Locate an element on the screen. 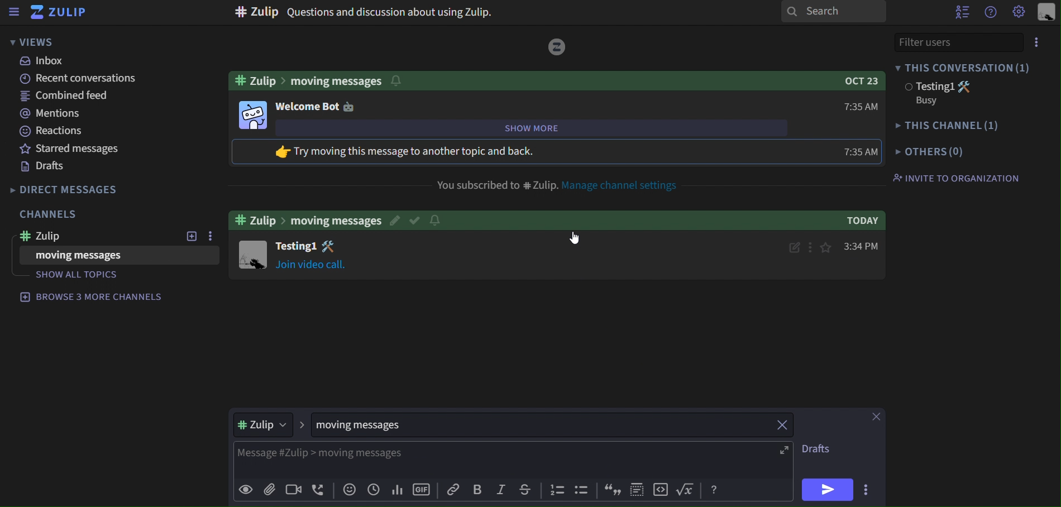  italic is located at coordinates (504, 490).